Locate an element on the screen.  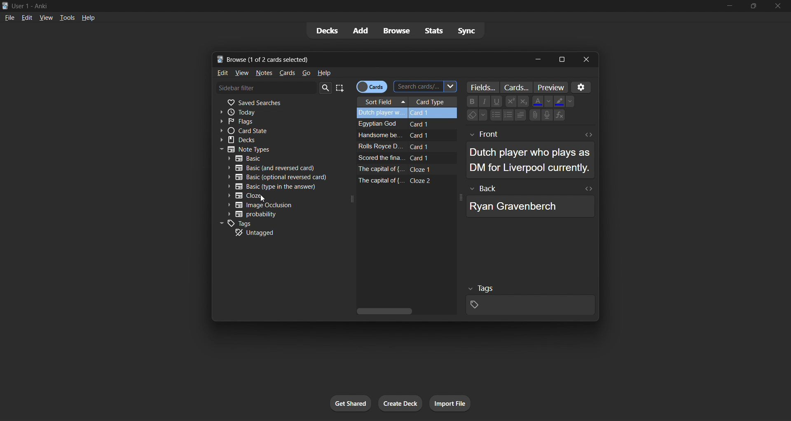
cursor is located at coordinates (262, 197).